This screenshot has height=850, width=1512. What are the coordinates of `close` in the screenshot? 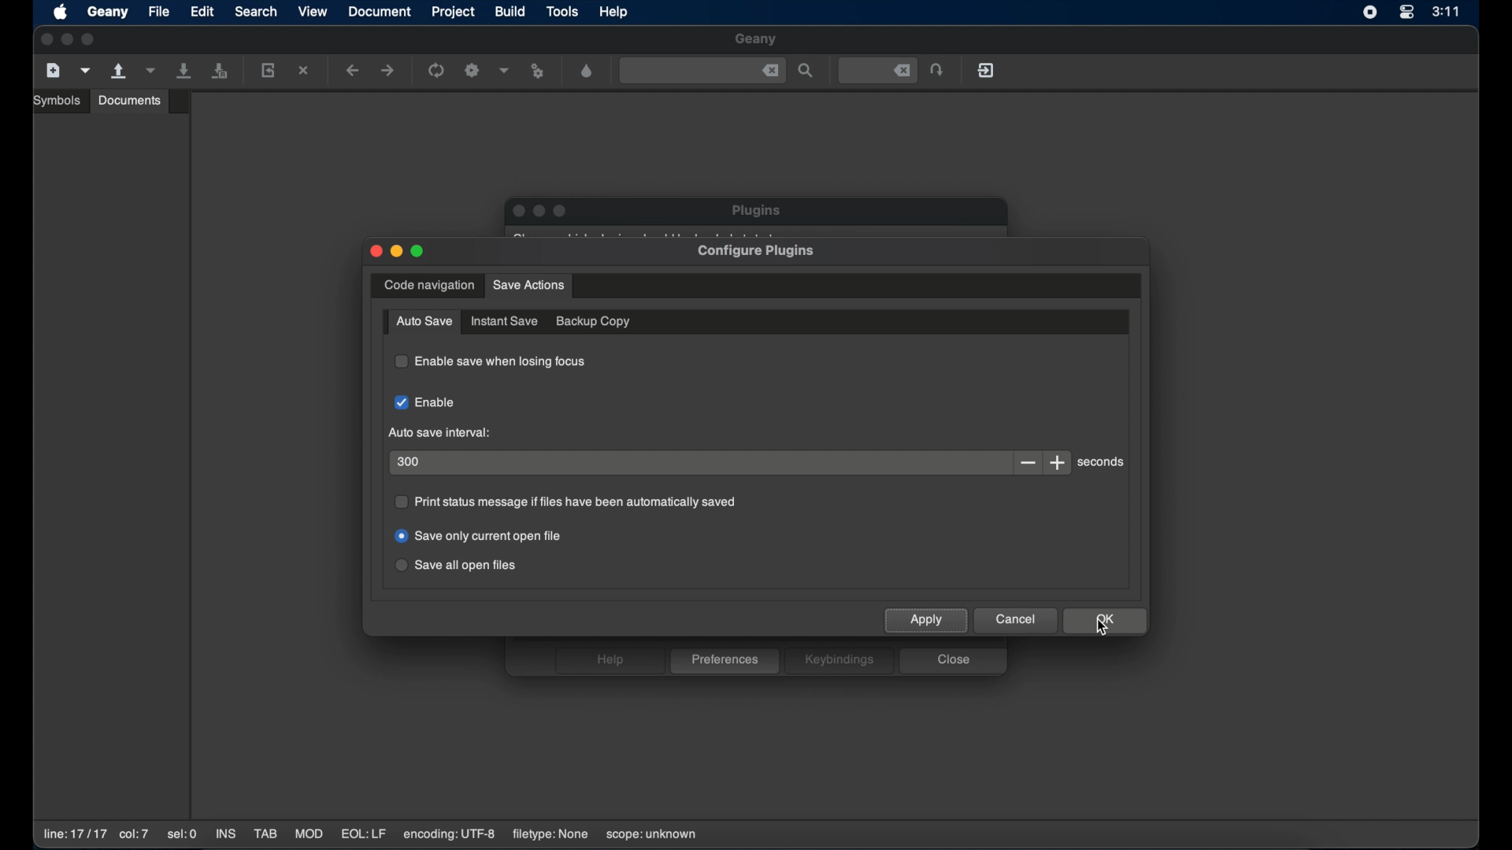 It's located at (517, 211).